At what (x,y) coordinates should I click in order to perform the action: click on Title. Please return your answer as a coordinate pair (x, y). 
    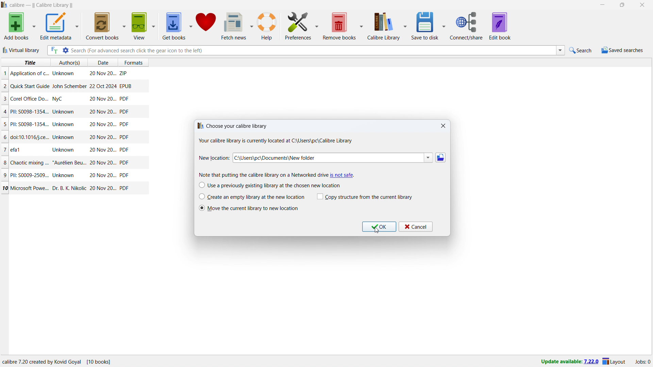
    Looking at the image, I should click on (31, 188).